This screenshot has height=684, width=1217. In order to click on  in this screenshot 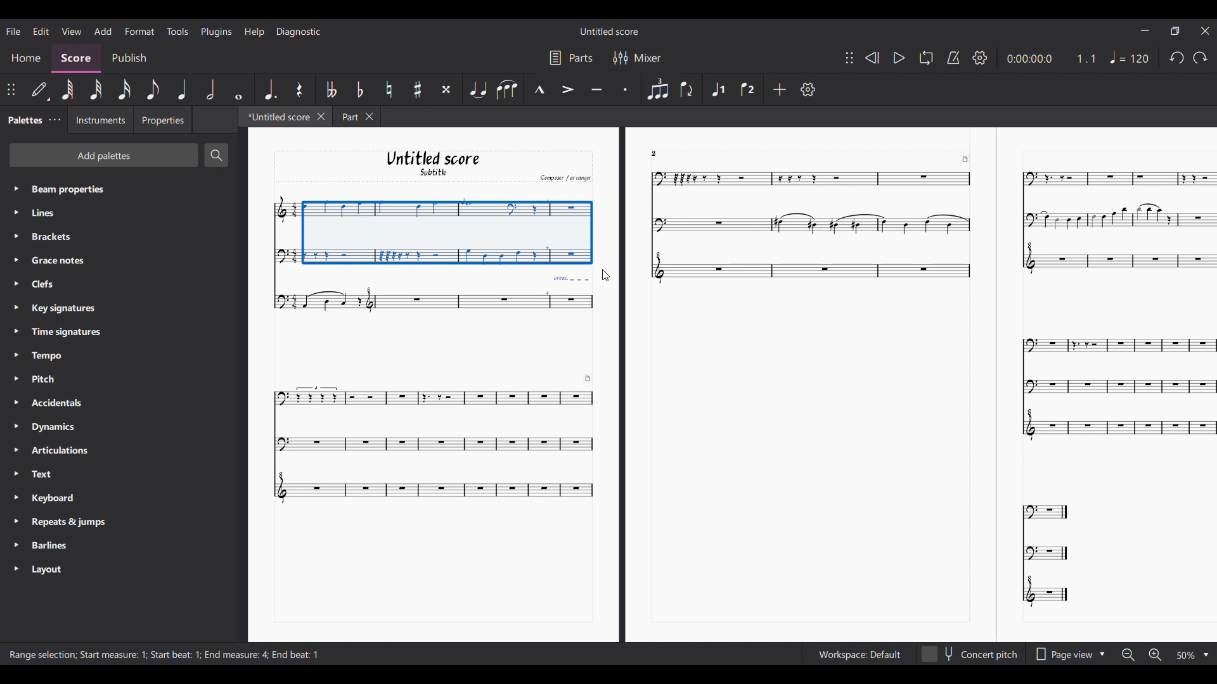, I will do `click(14, 474)`.